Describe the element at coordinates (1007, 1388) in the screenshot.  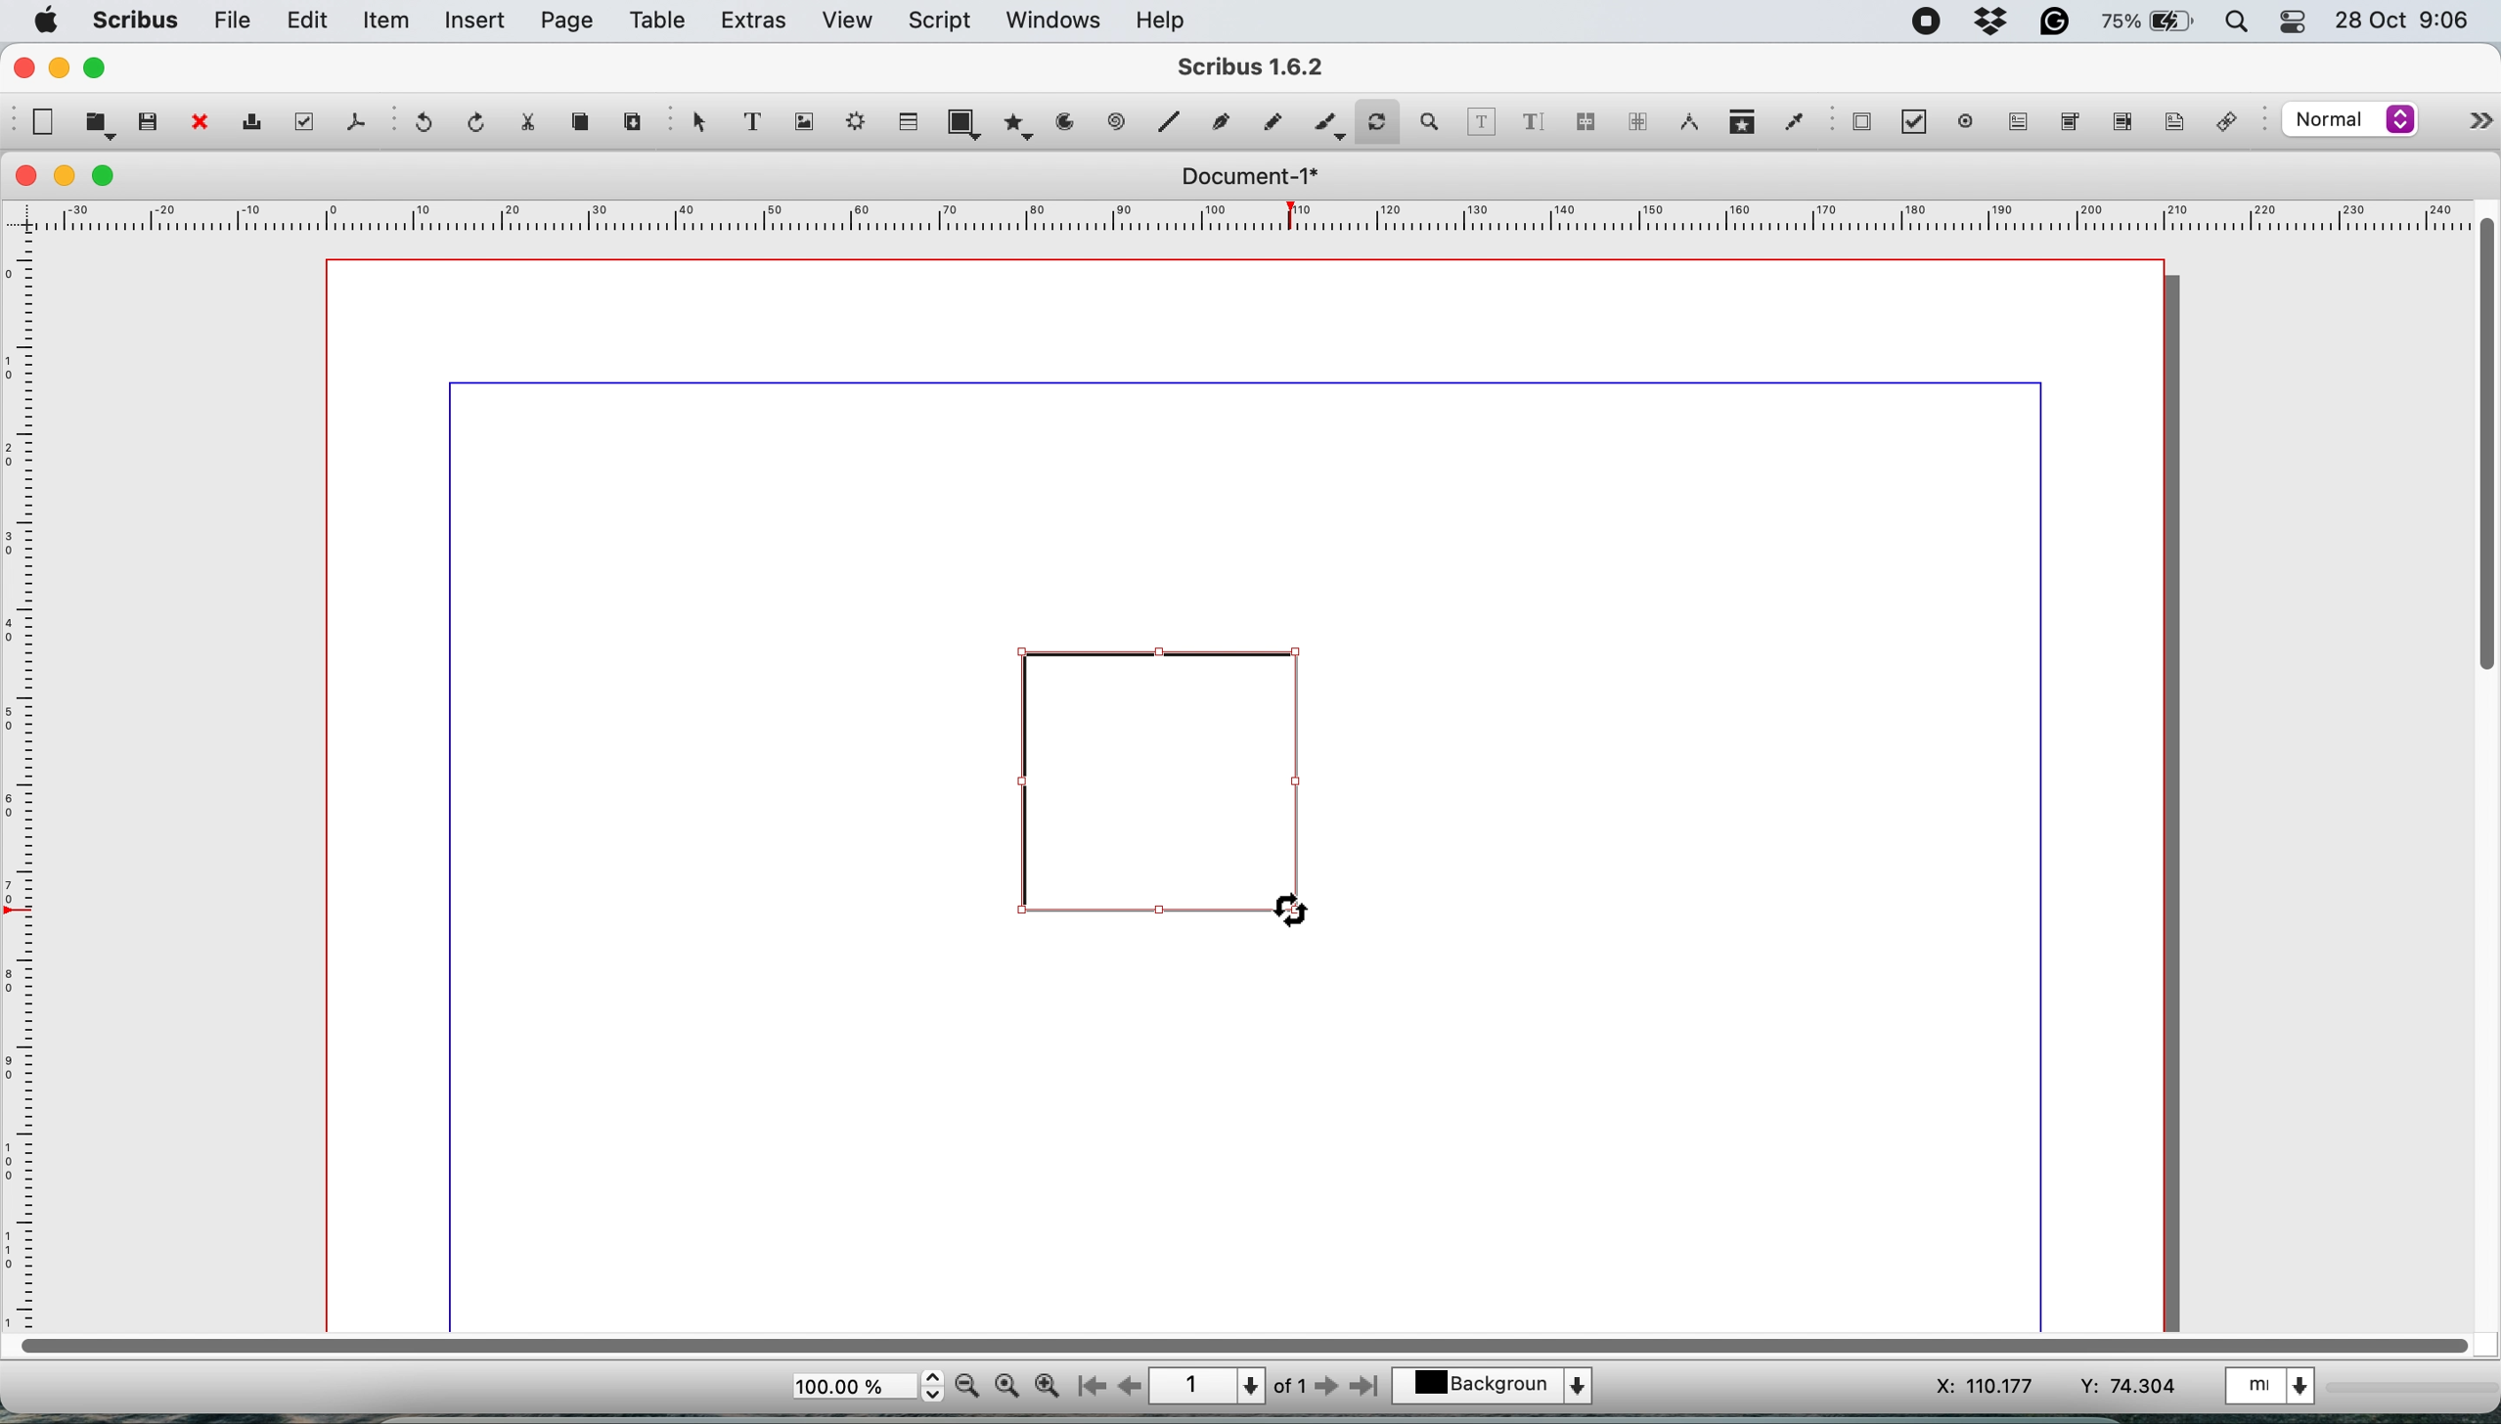
I see `zoom to 100%` at that location.